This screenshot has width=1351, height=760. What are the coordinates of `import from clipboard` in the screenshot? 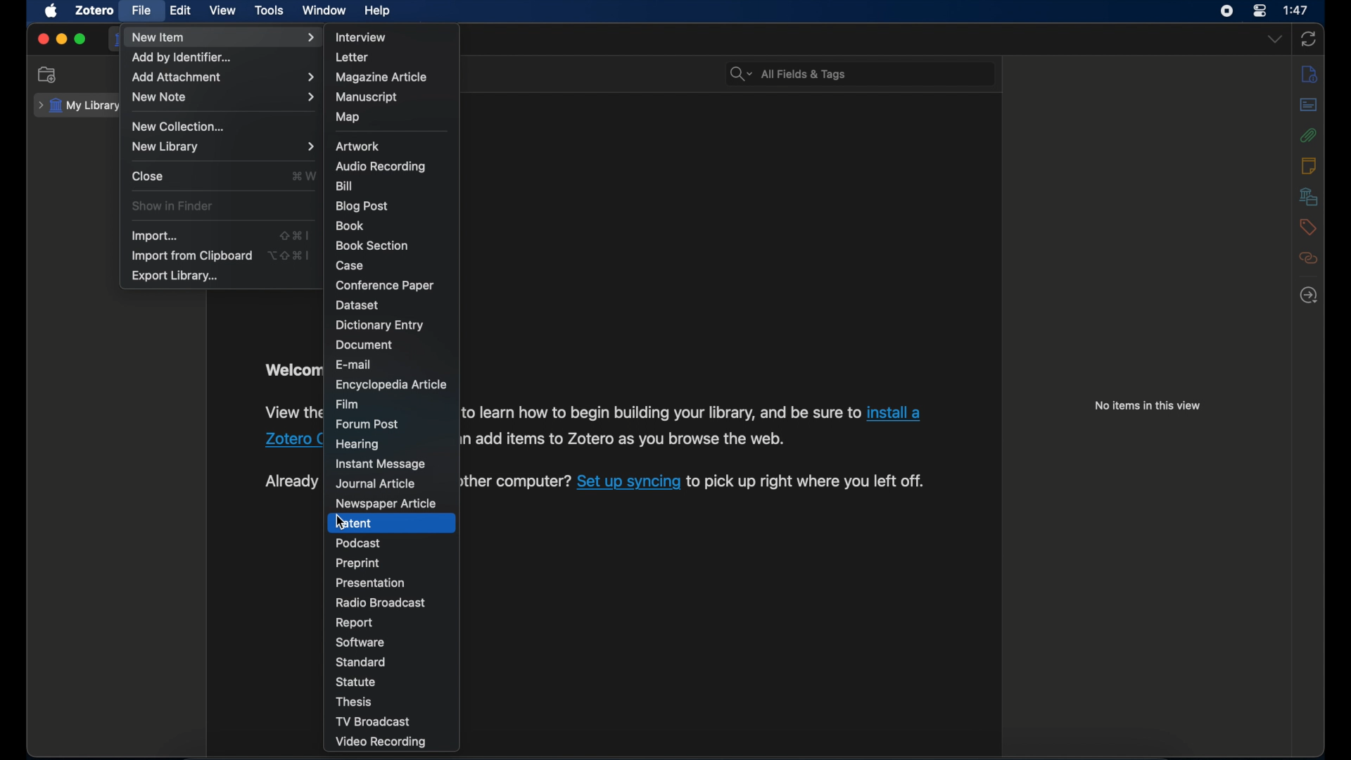 It's located at (191, 256).